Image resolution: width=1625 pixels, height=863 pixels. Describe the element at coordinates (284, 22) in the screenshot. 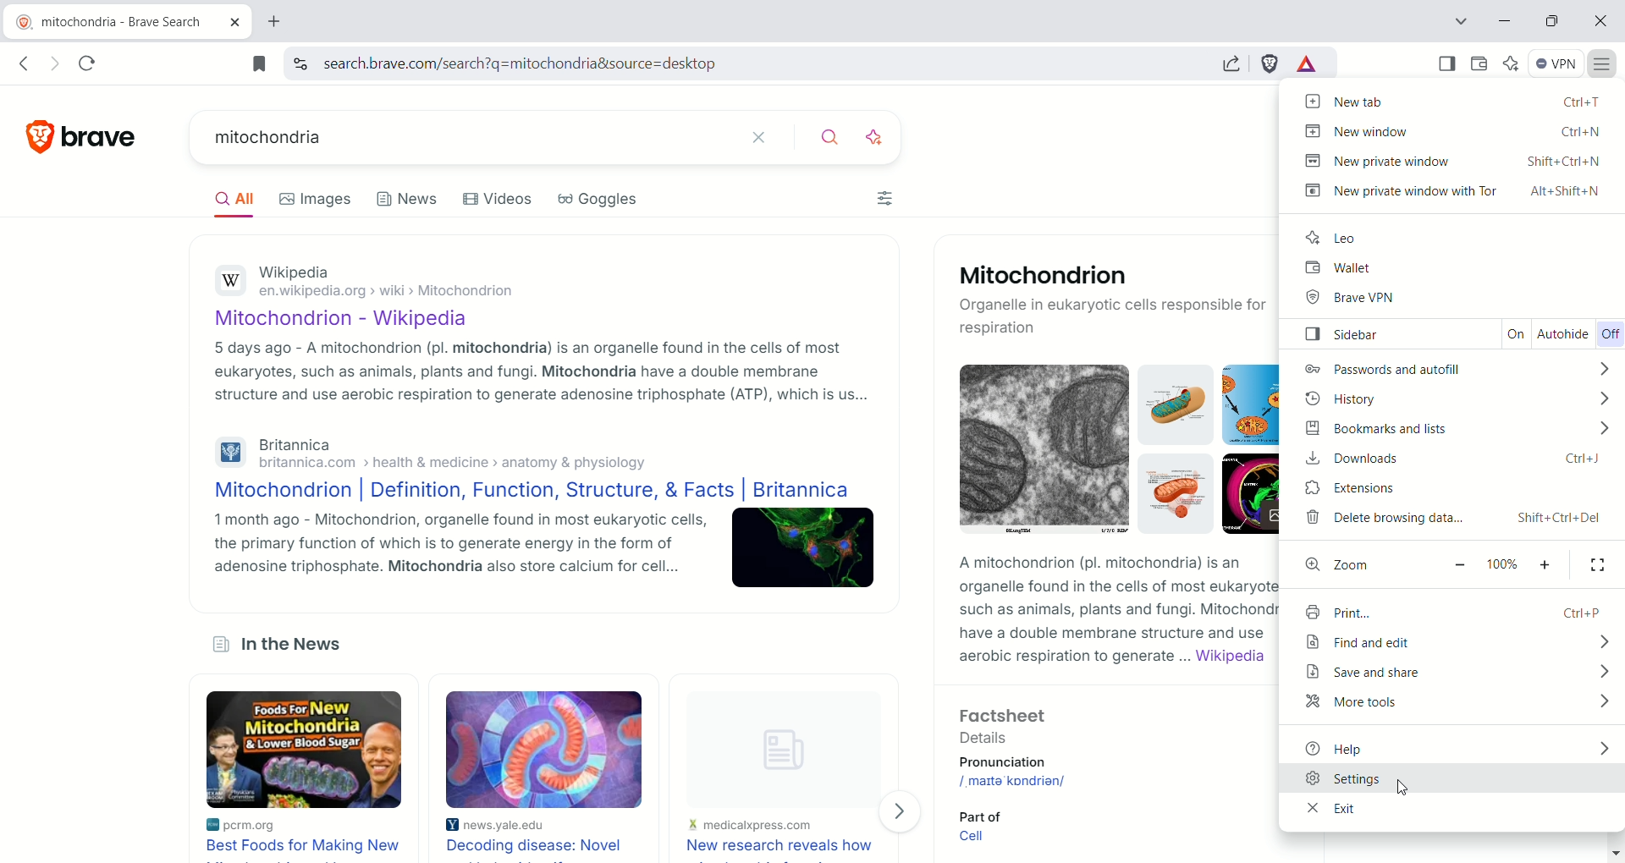

I see `new tab` at that location.